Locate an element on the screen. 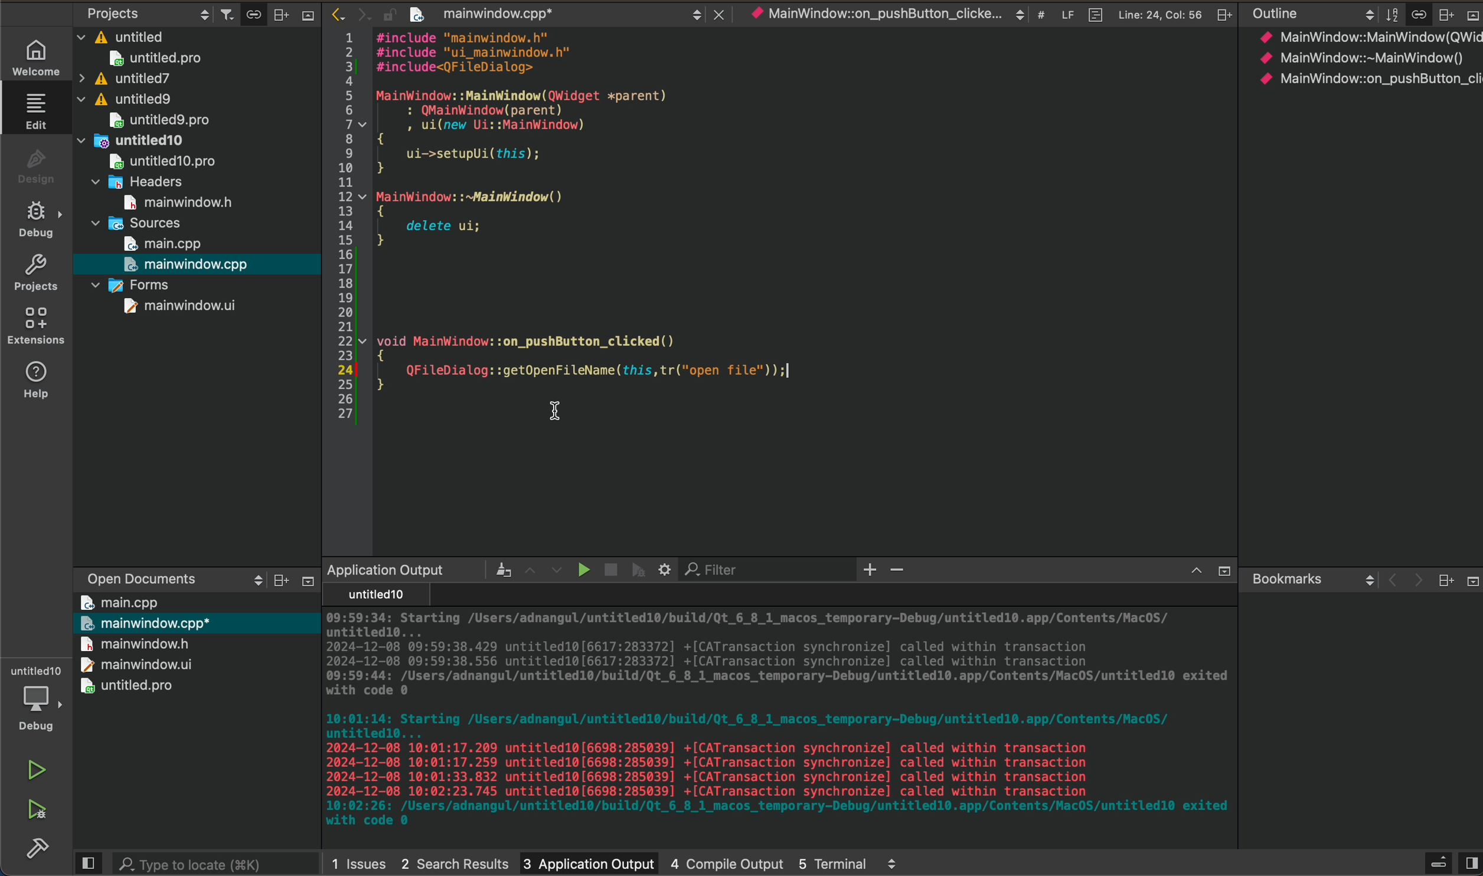  mainwindow.h is located at coordinates (135, 643).